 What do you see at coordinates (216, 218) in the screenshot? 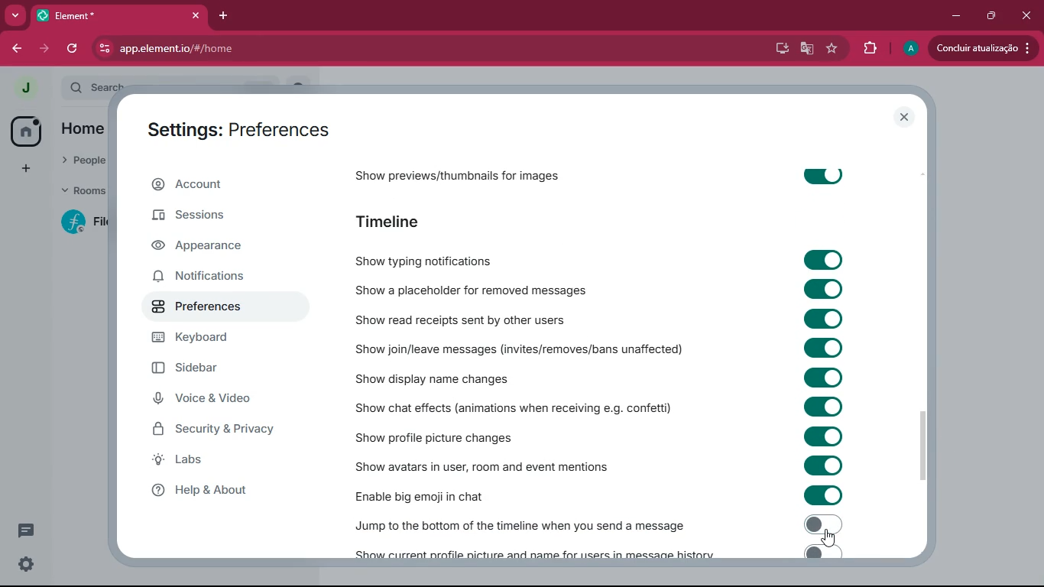
I see `sessions` at bounding box center [216, 218].